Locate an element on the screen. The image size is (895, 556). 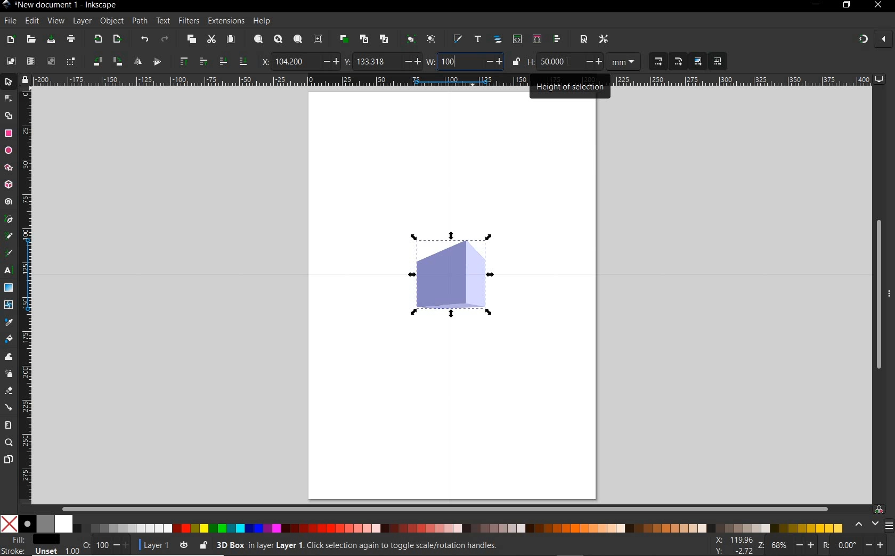
current layer is located at coordinates (156, 545).